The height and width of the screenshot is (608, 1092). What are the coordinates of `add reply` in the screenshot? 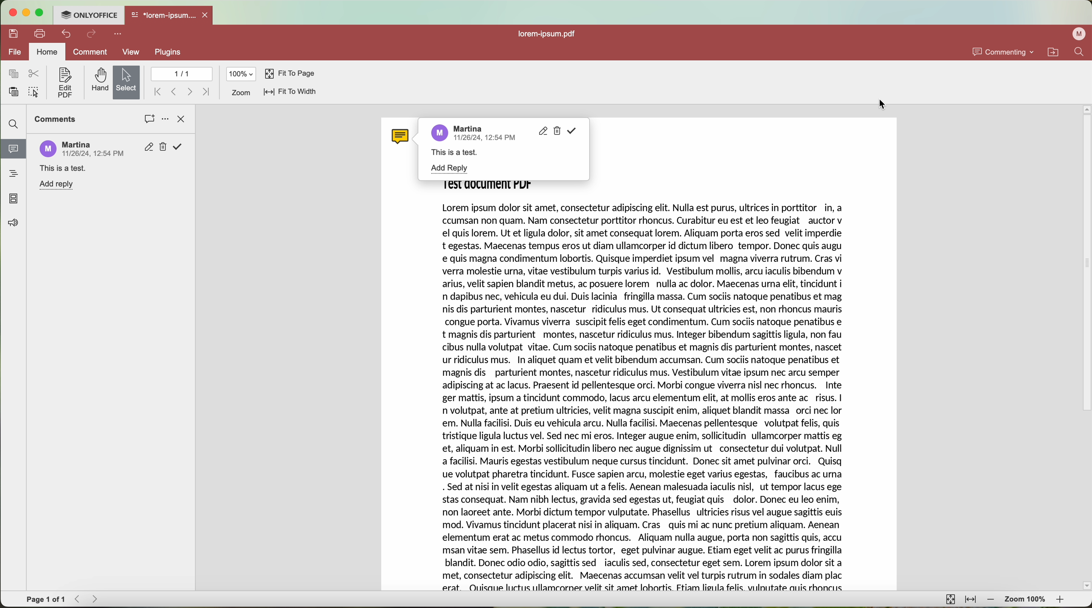 It's located at (58, 185).